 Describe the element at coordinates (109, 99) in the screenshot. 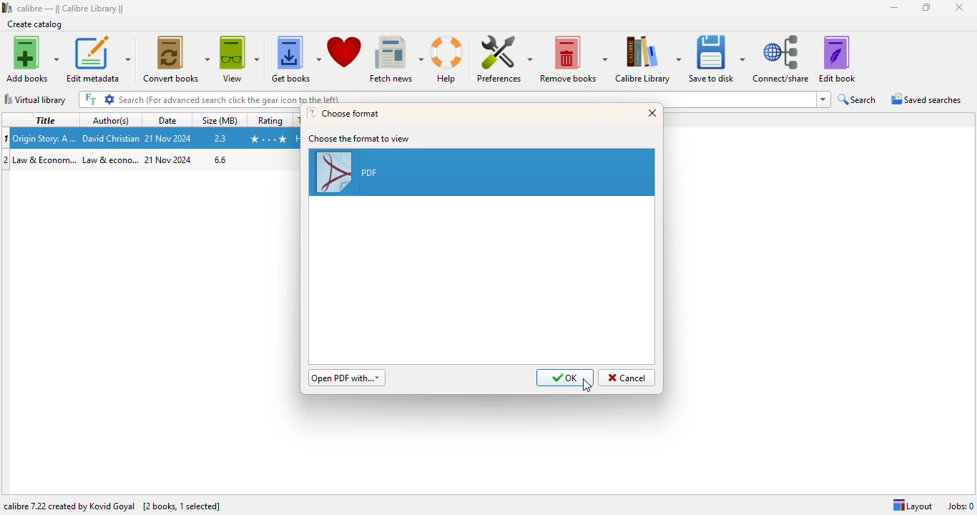

I see `settings` at that location.